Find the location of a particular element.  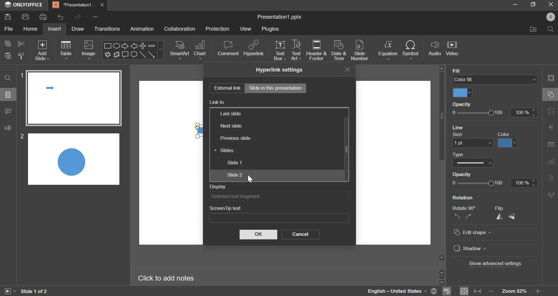

feedback is located at coordinates (7, 128).